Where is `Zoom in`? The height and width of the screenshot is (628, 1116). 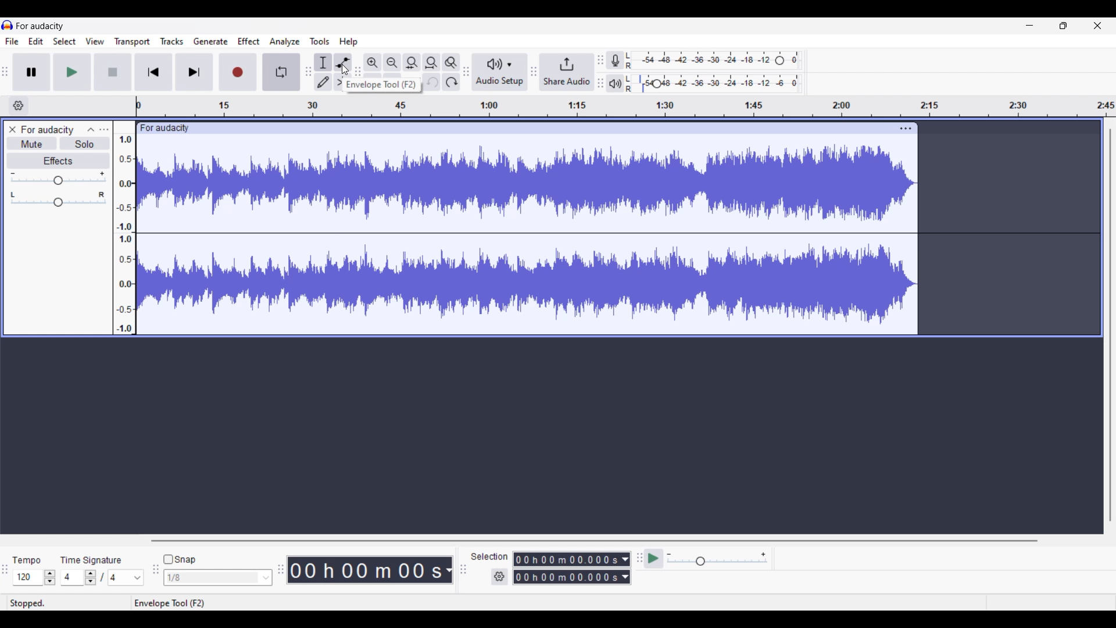
Zoom in is located at coordinates (373, 62).